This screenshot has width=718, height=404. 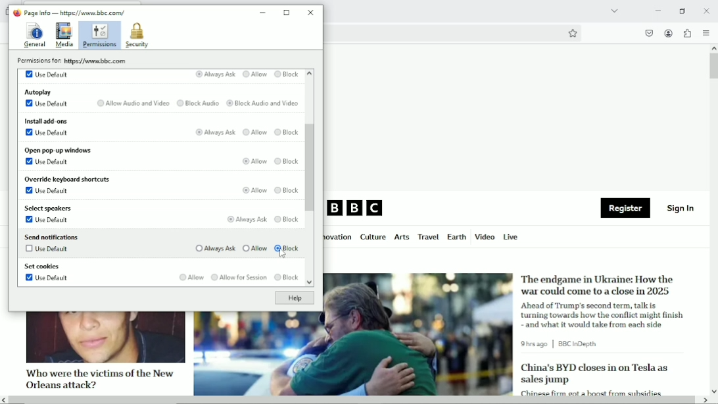 What do you see at coordinates (45, 120) in the screenshot?
I see `Install add -ons` at bounding box center [45, 120].